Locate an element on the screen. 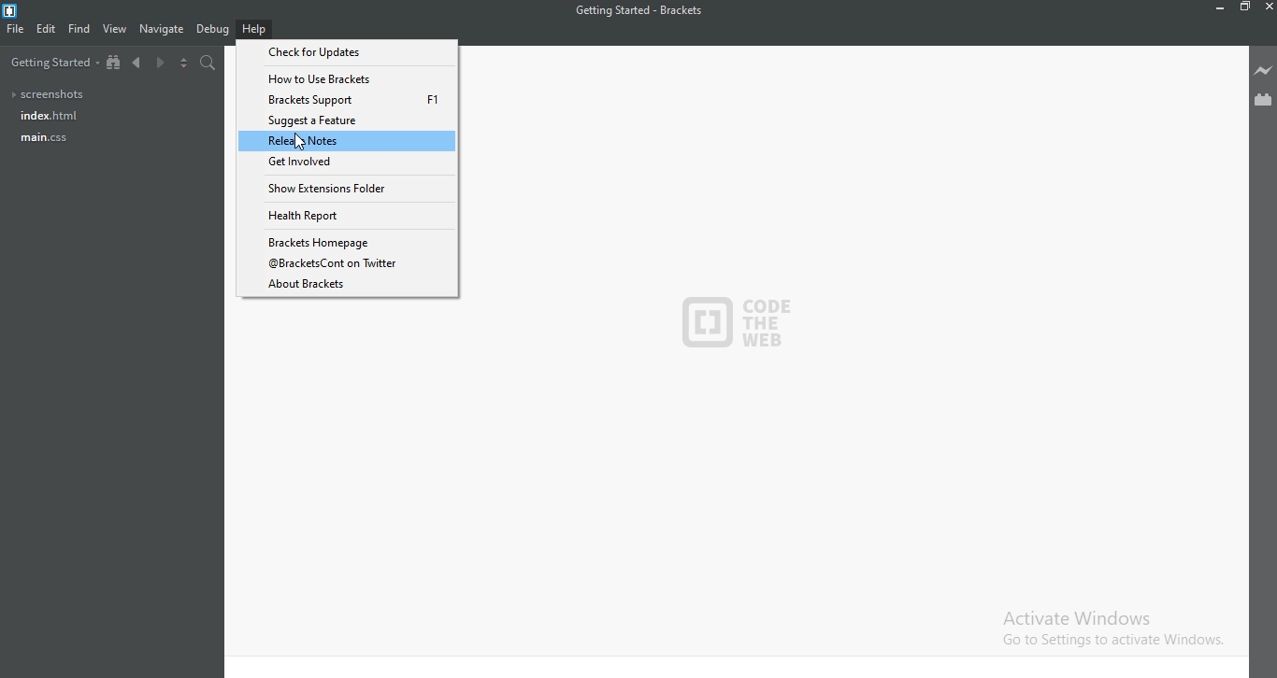 The height and width of the screenshot is (678, 1277). Show Extensions Folder is located at coordinates (352, 190).